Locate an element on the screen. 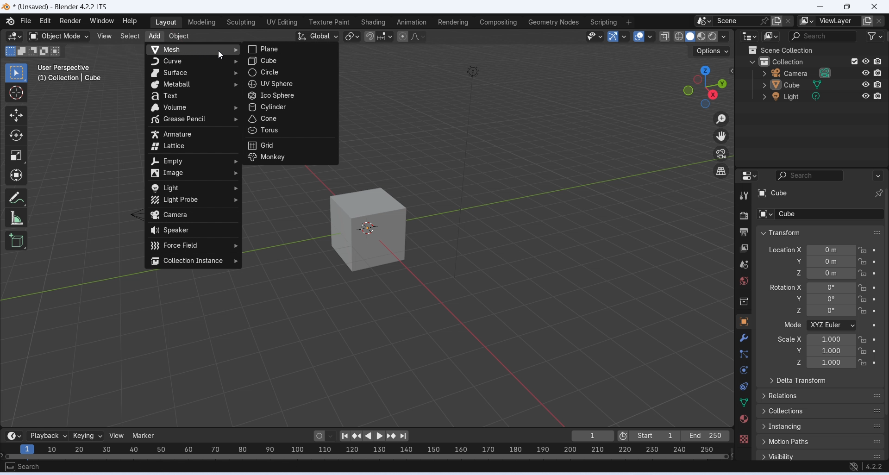 The height and width of the screenshot is (475, 889). Logo is located at coordinates (6, 7).